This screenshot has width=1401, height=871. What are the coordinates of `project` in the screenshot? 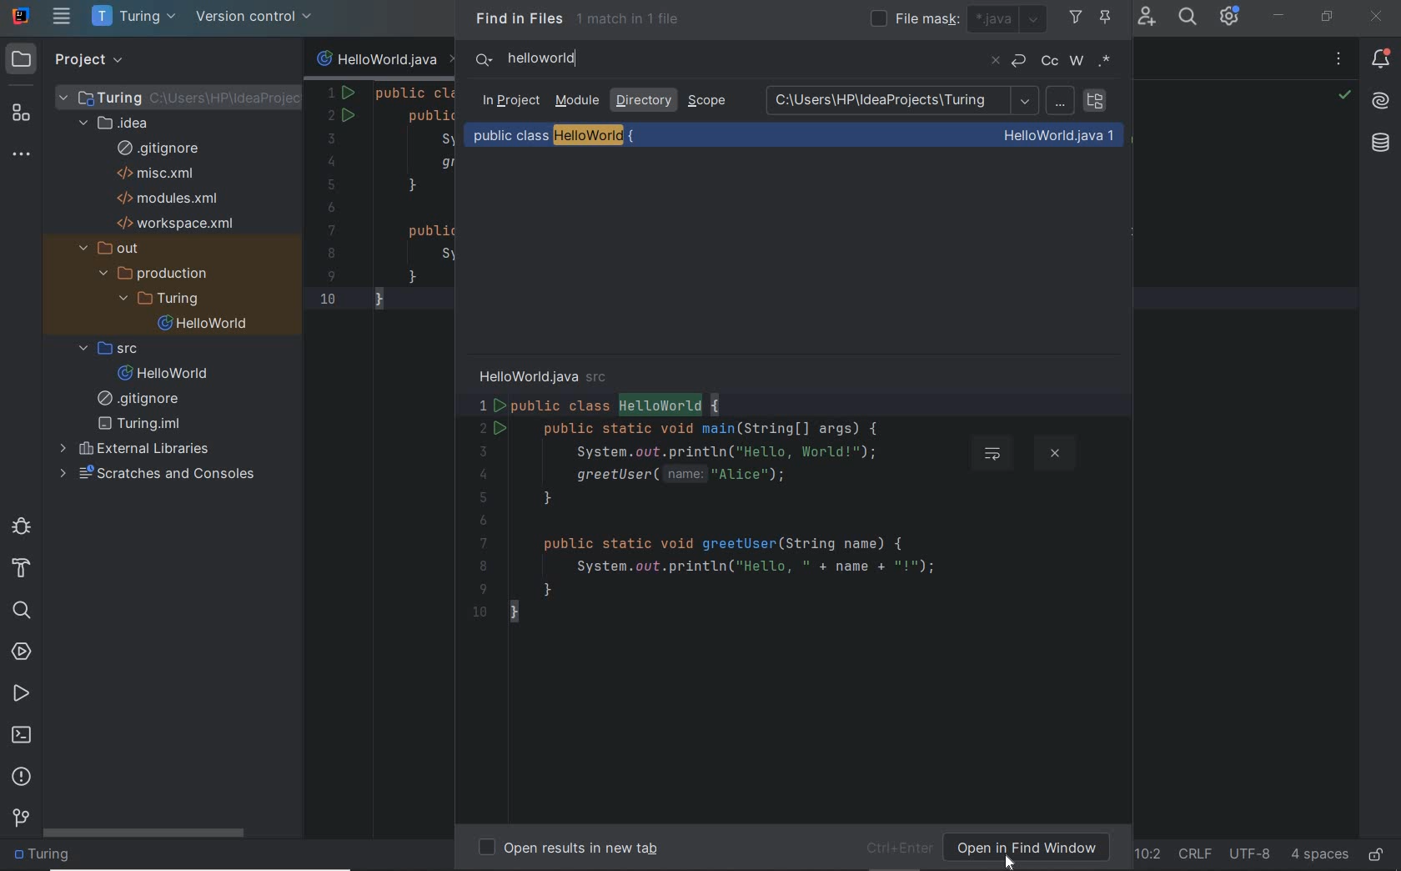 It's located at (68, 60).